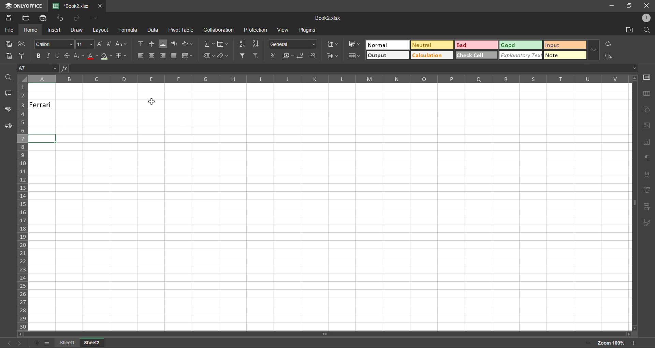 This screenshot has width=655, height=348. What do you see at coordinates (23, 5) in the screenshot?
I see `OnlyOffice` at bounding box center [23, 5].